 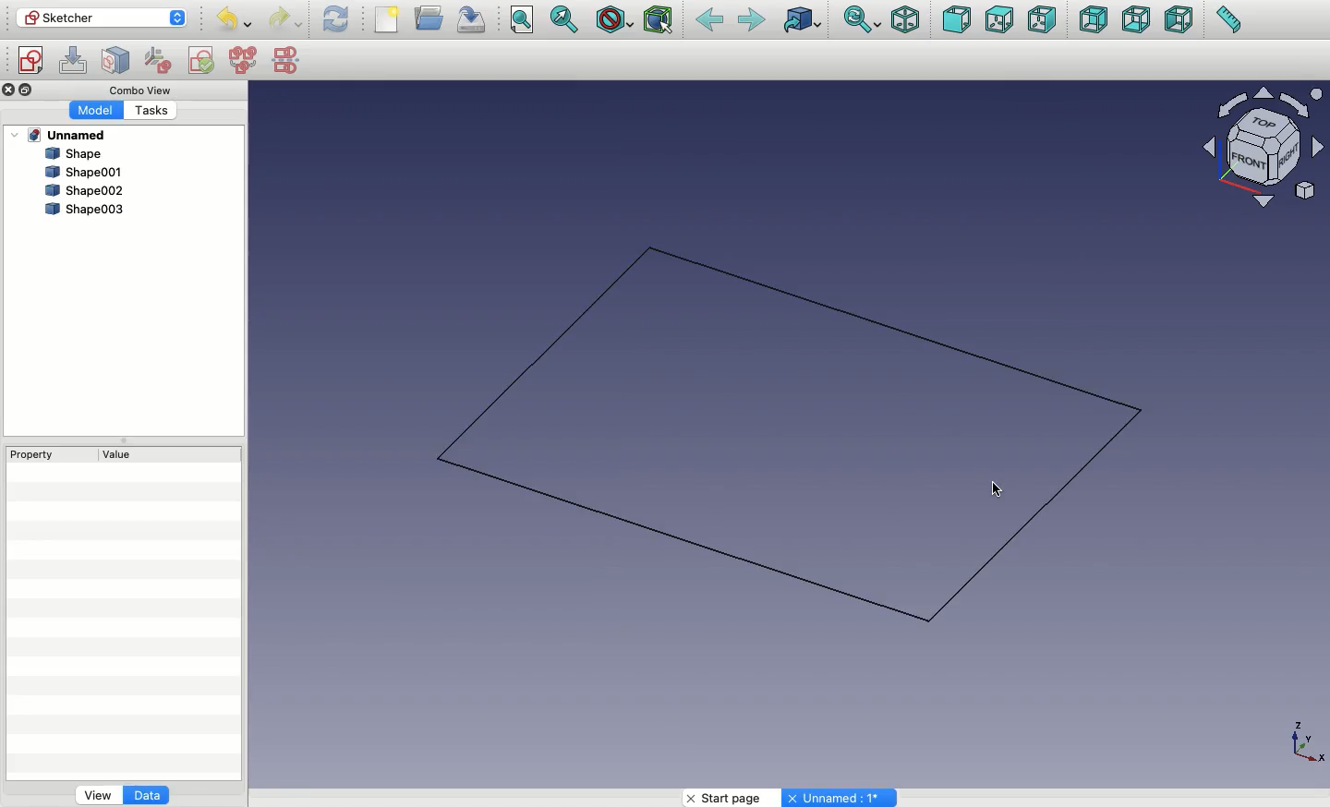 I want to click on Unnamed: 1, so click(x=841, y=798).